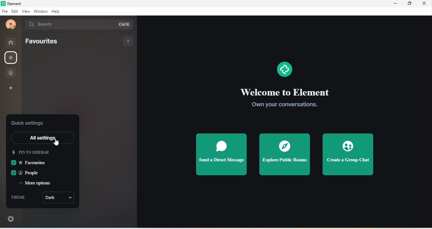 Image resolution: width=432 pixels, height=229 pixels. I want to click on create a group chat, so click(349, 154).